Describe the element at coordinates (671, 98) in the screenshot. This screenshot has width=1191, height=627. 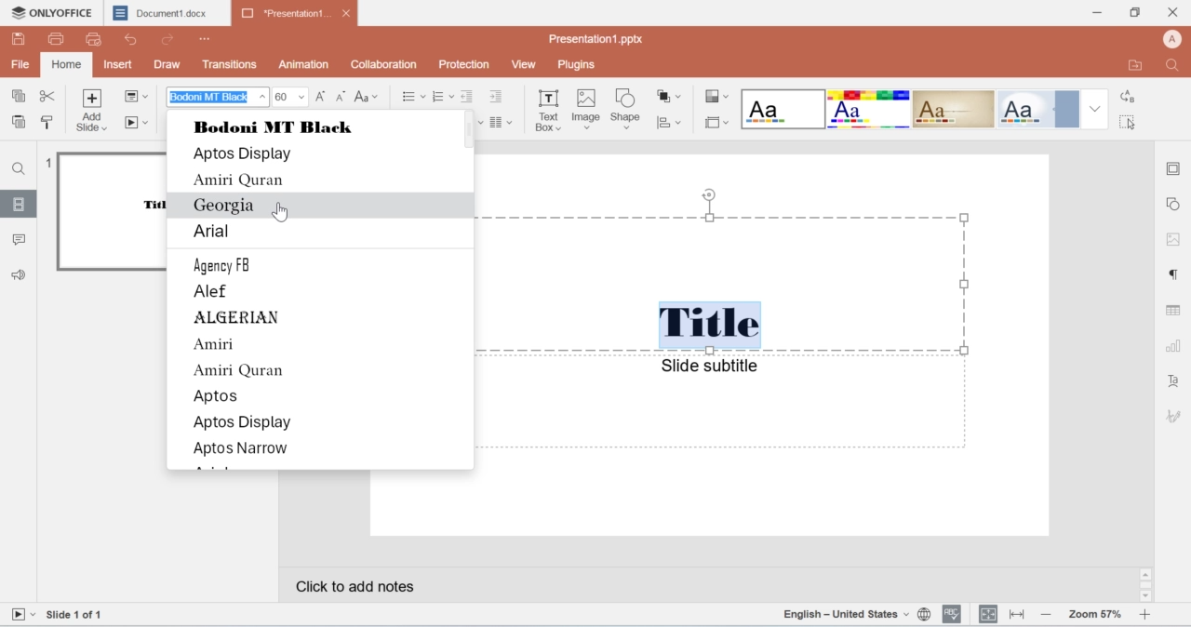
I see `shapes` at that location.